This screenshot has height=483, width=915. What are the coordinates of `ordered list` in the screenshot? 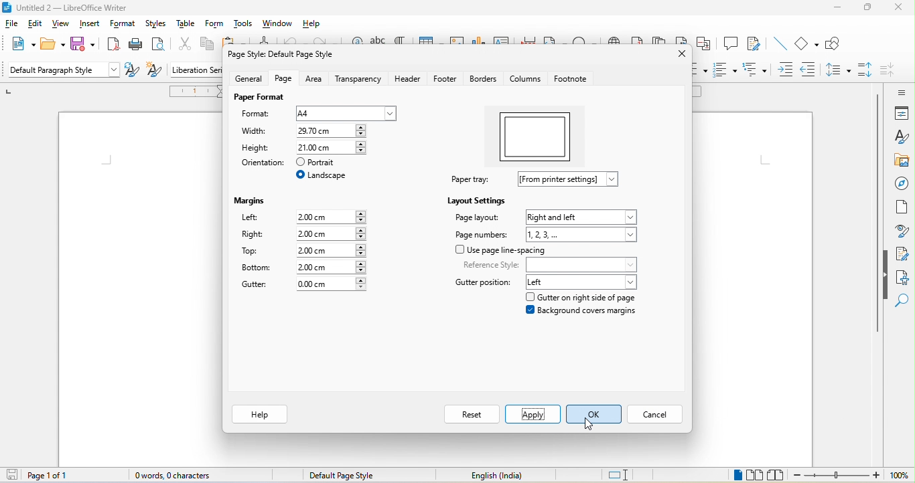 It's located at (724, 71).